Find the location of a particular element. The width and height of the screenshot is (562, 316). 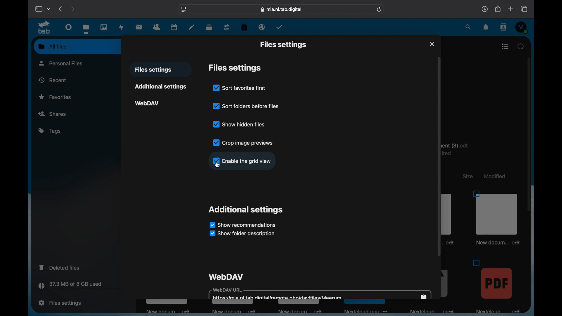

storage is located at coordinates (83, 286).